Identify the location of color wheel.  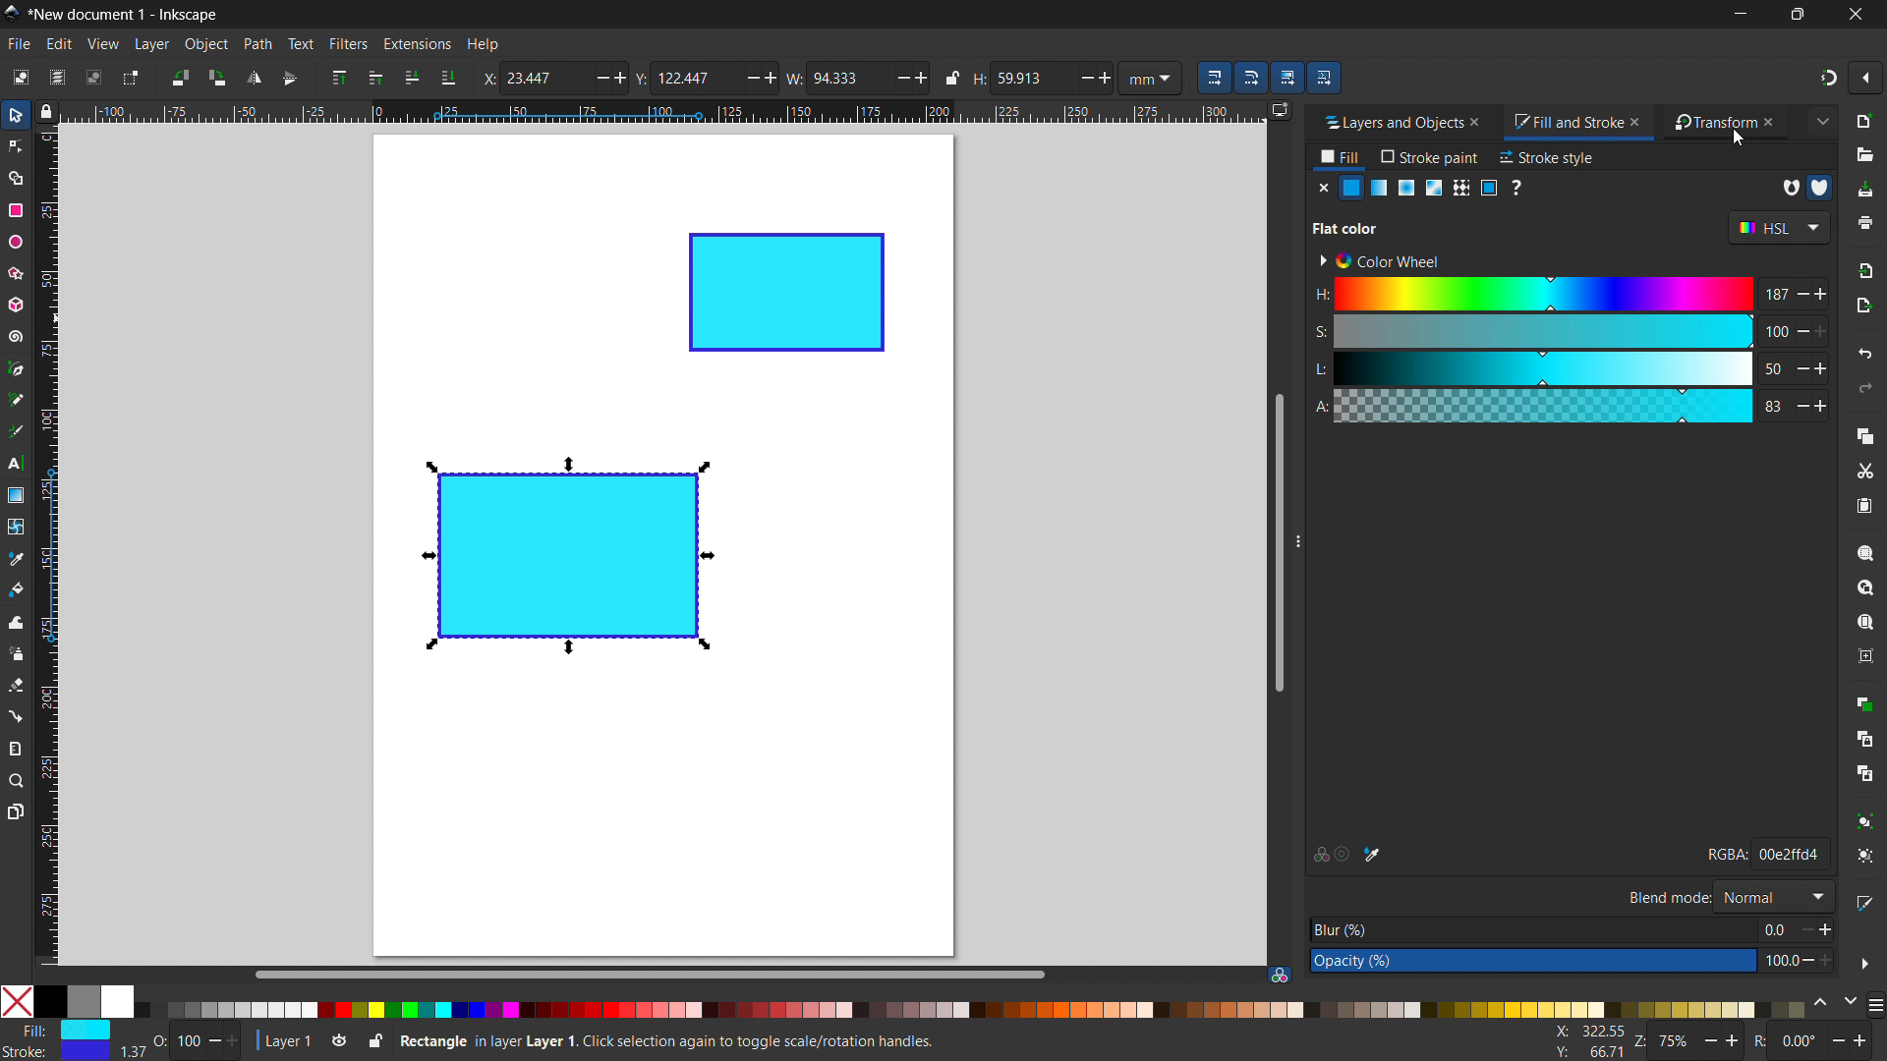
(1378, 261).